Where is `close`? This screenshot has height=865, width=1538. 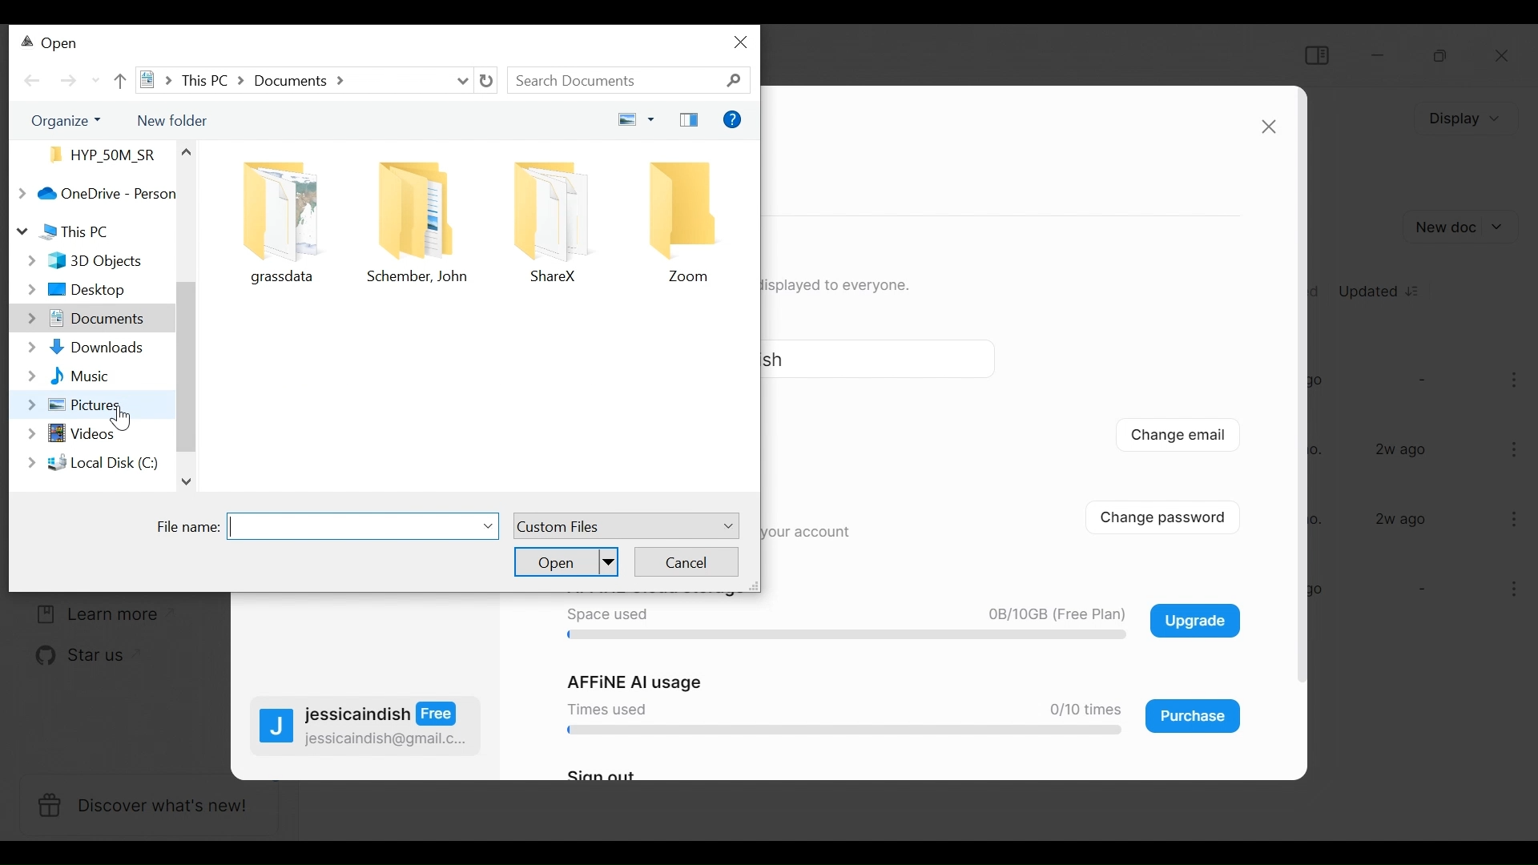
close is located at coordinates (743, 42).